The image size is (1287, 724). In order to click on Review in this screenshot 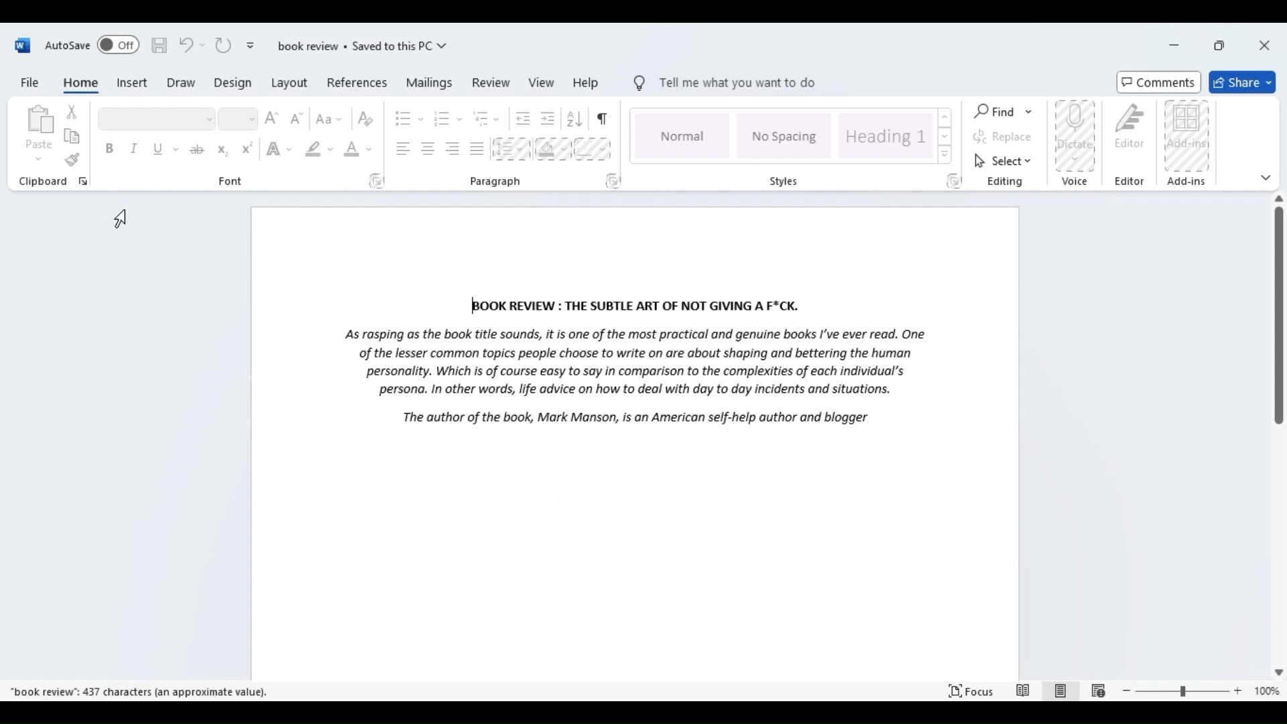, I will do `click(491, 84)`.